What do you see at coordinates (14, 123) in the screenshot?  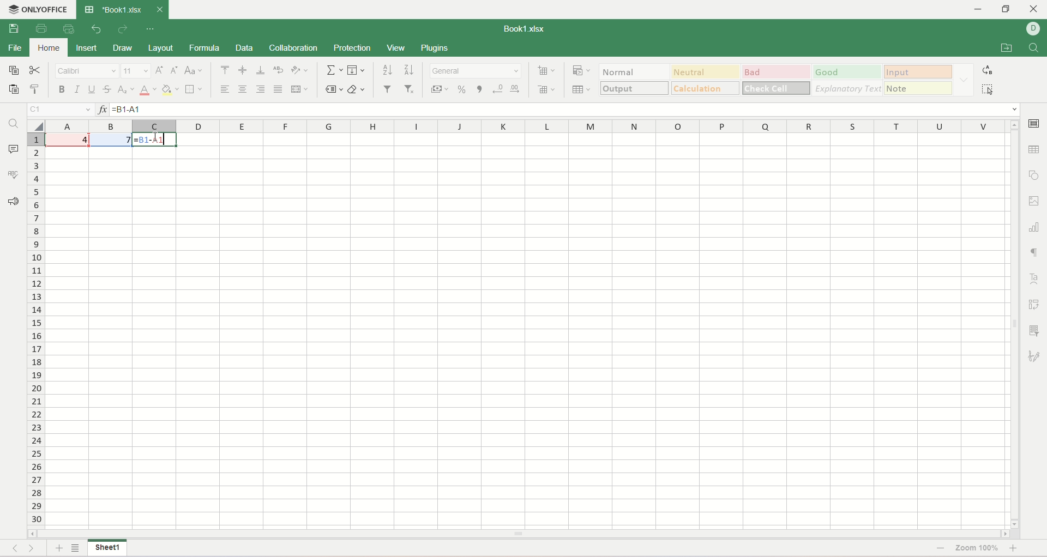 I see `find` at bounding box center [14, 123].